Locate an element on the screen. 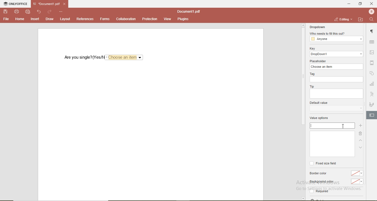 The width and height of the screenshot is (377, 201). background color is located at coordinates (323, 182).